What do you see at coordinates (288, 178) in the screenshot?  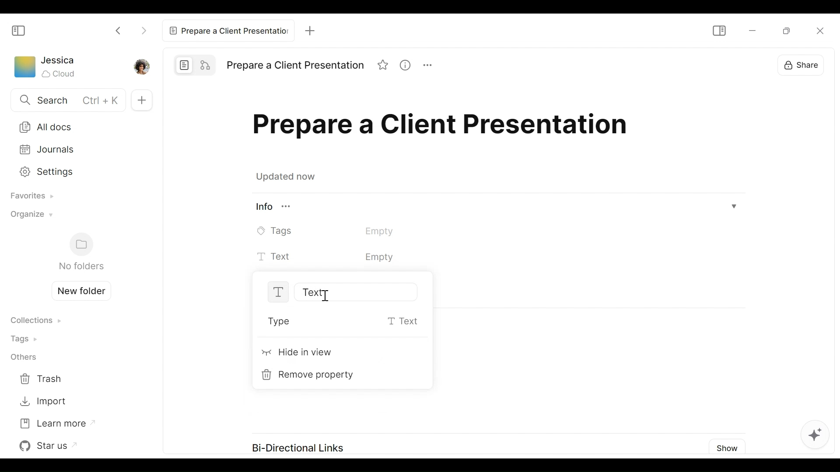 I see `Updated now` at bounding box center [288, 178].